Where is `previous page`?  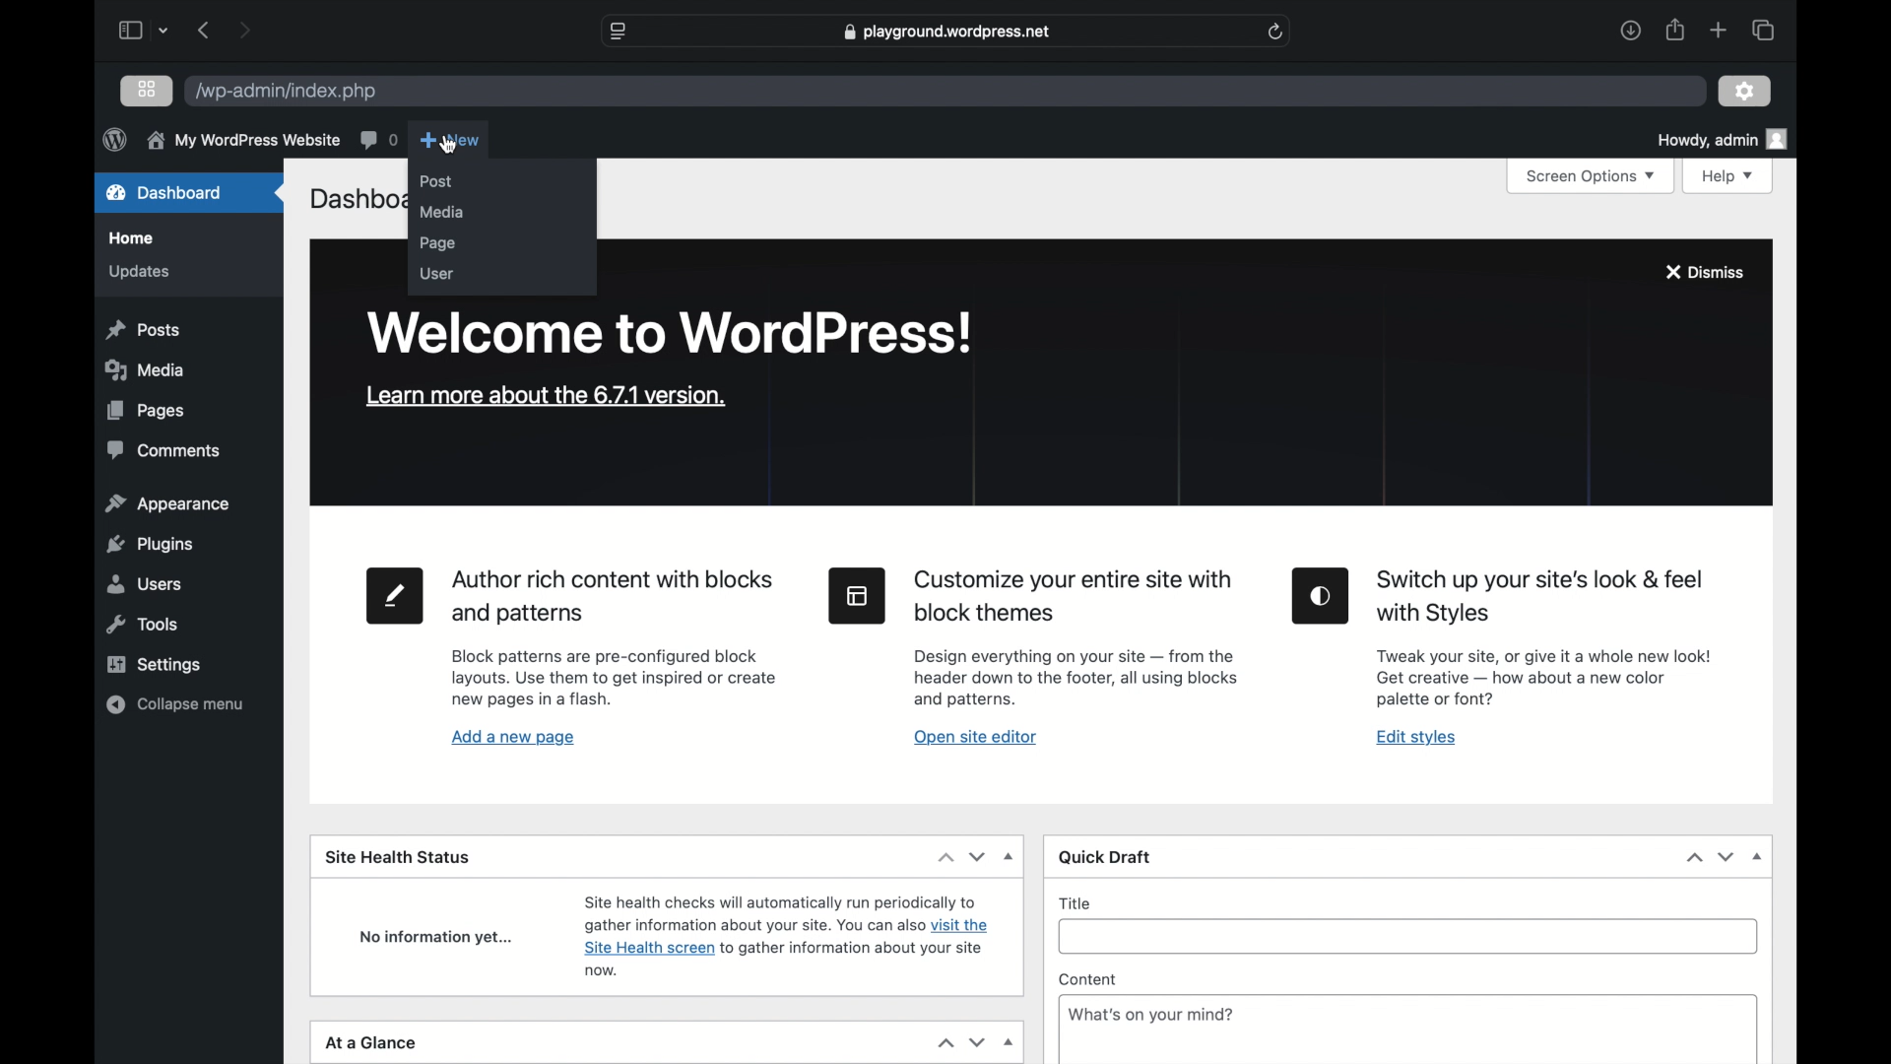
previous page is located at coordinates (202, 30).